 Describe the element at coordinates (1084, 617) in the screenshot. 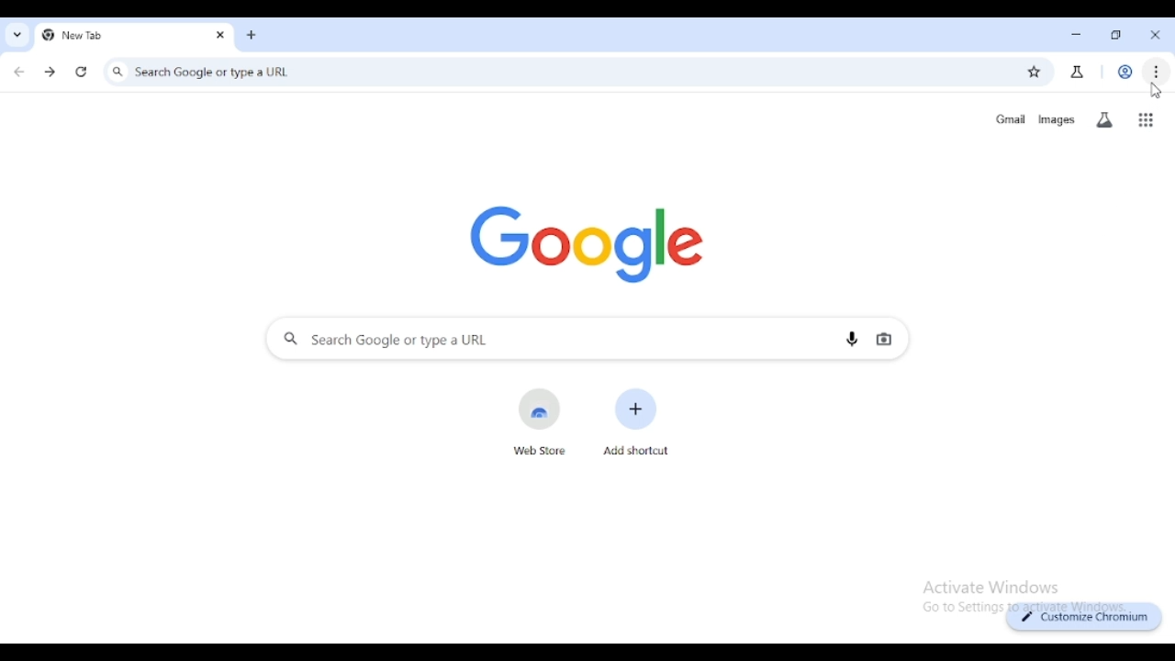

I see `customize chromium` at that location.